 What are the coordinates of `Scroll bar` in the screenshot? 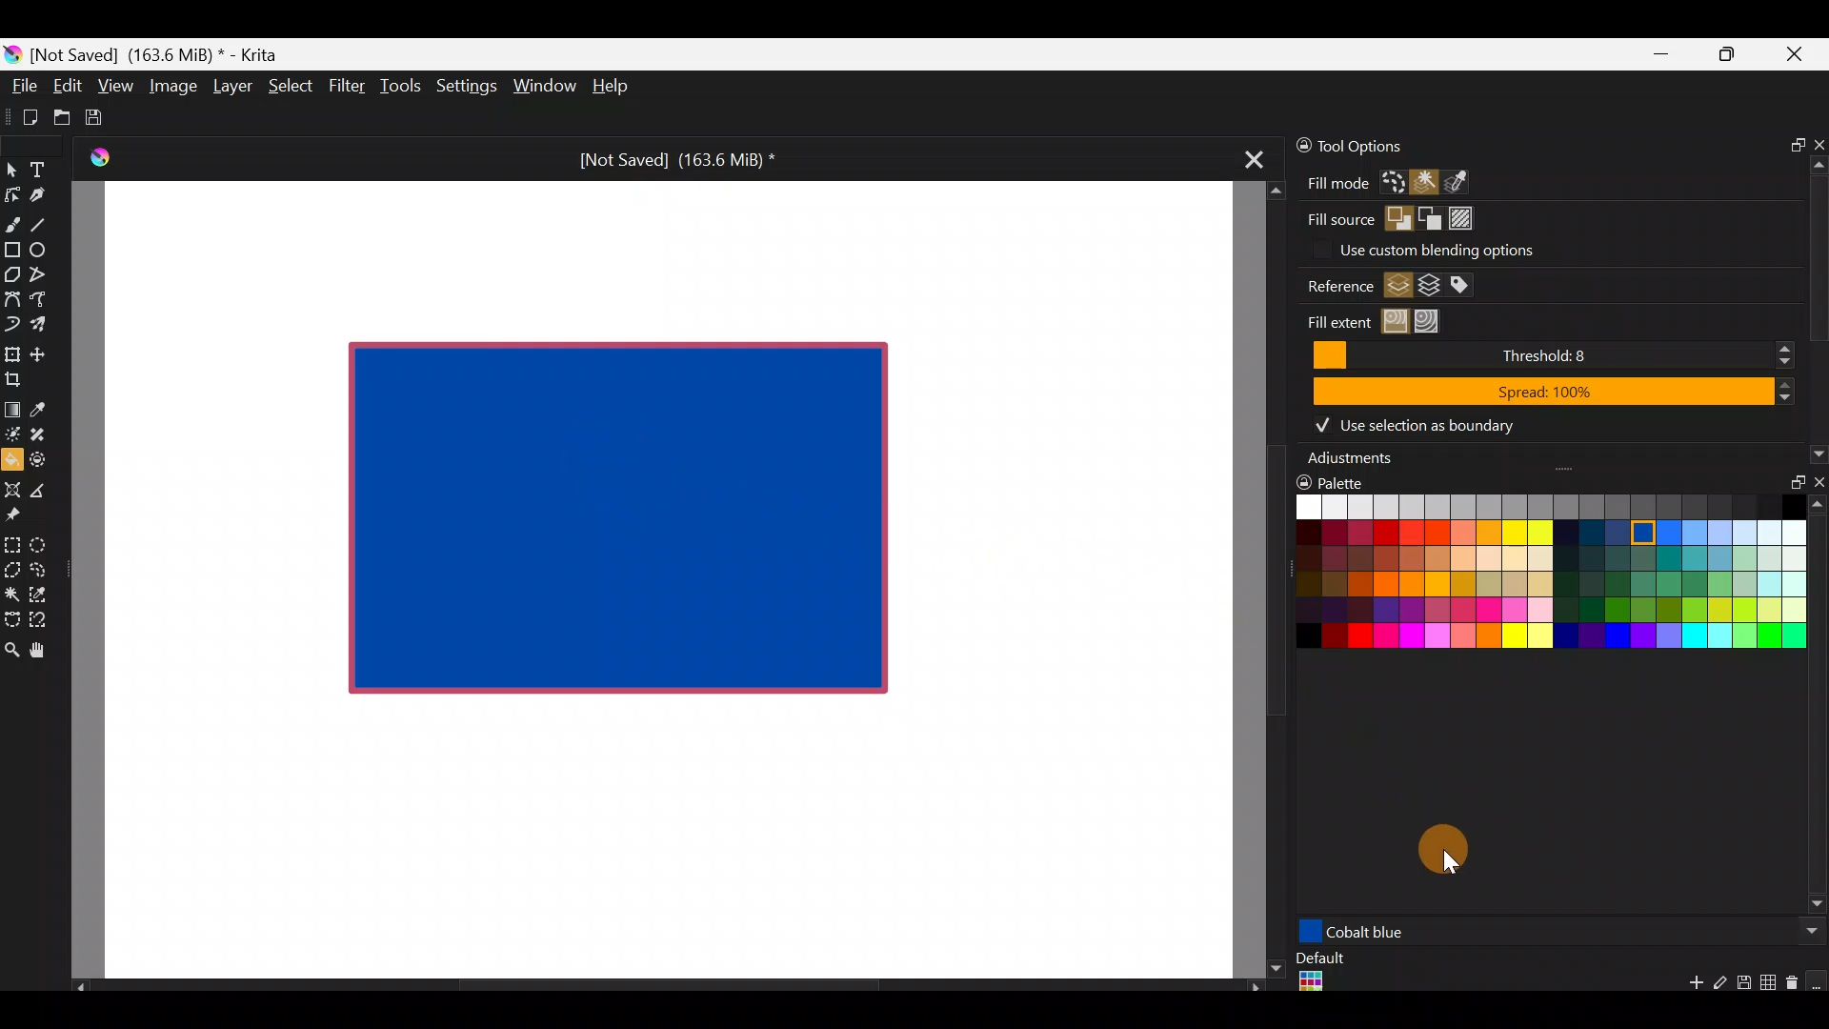 It's located at (1818, 708).